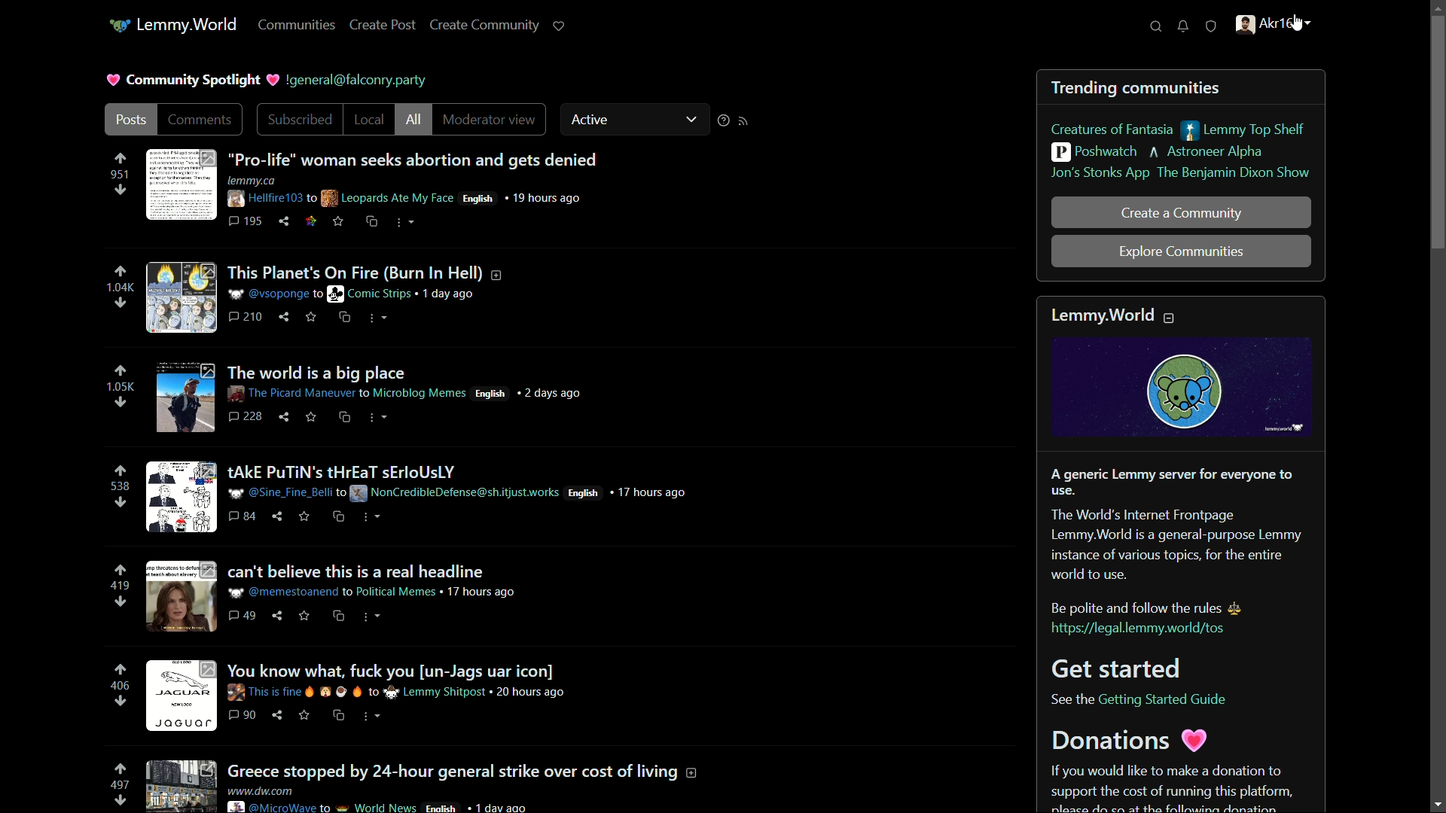 The height and width of the screenshot is (813, 1446). I want to click on active, so click(636, 118).